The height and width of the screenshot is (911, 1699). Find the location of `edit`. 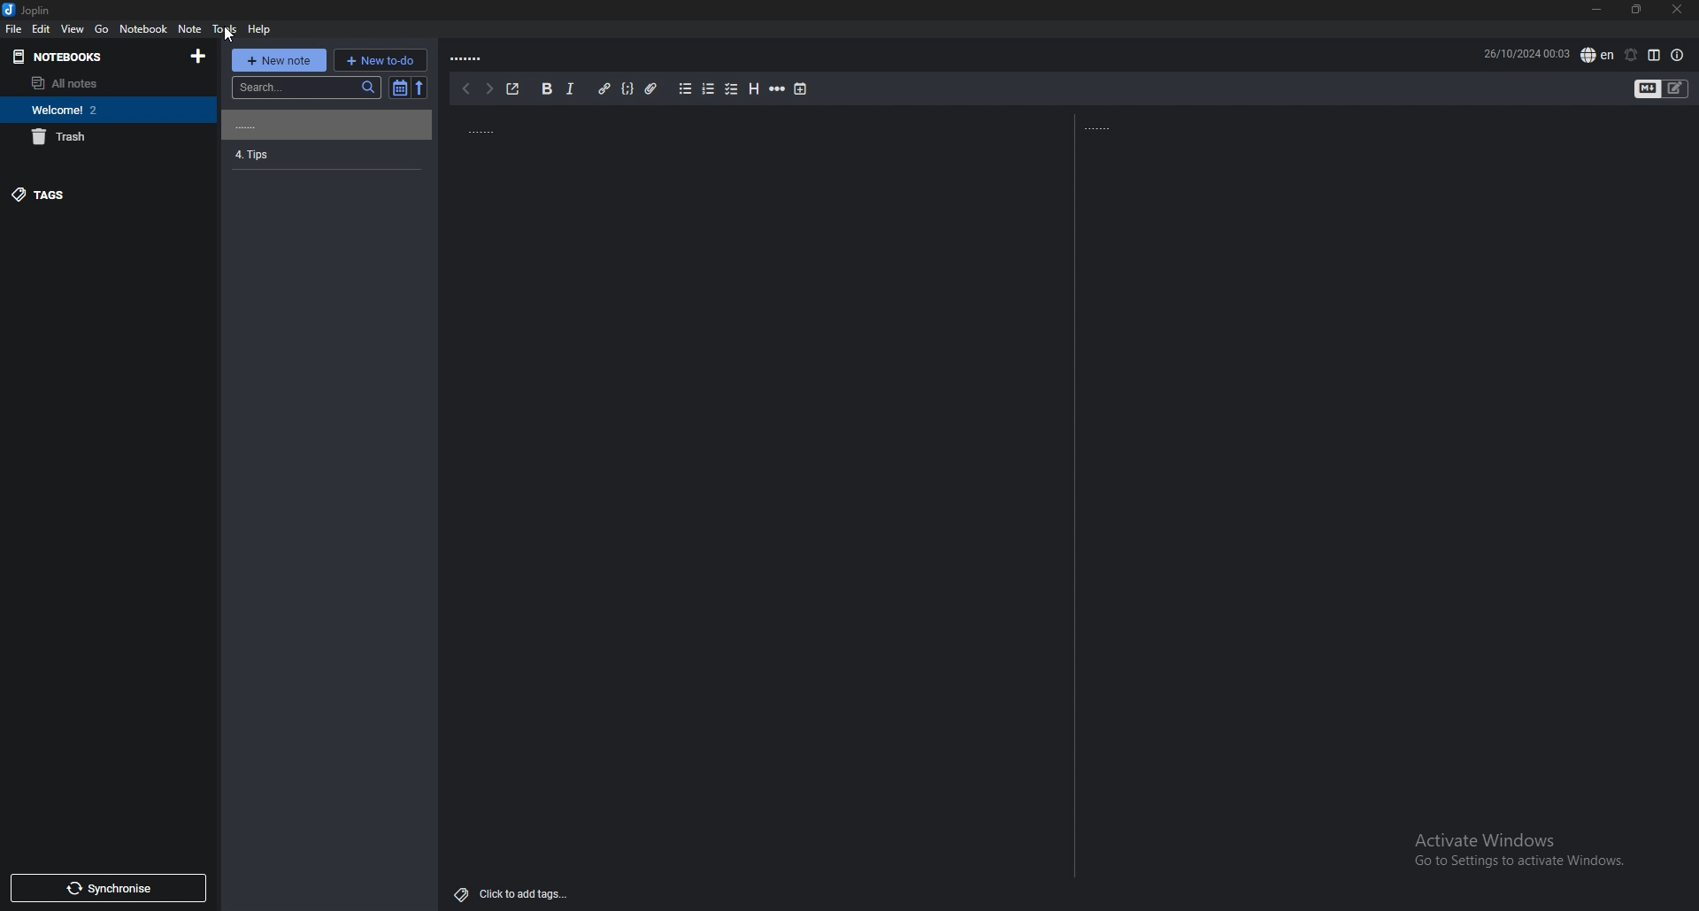

edit is located at coordinates (41, 28).